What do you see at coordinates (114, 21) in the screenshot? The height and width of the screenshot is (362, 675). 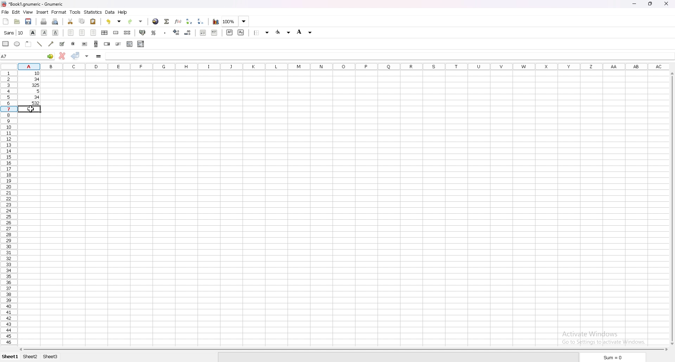 I see `undo` at bounding box center [114, 21].